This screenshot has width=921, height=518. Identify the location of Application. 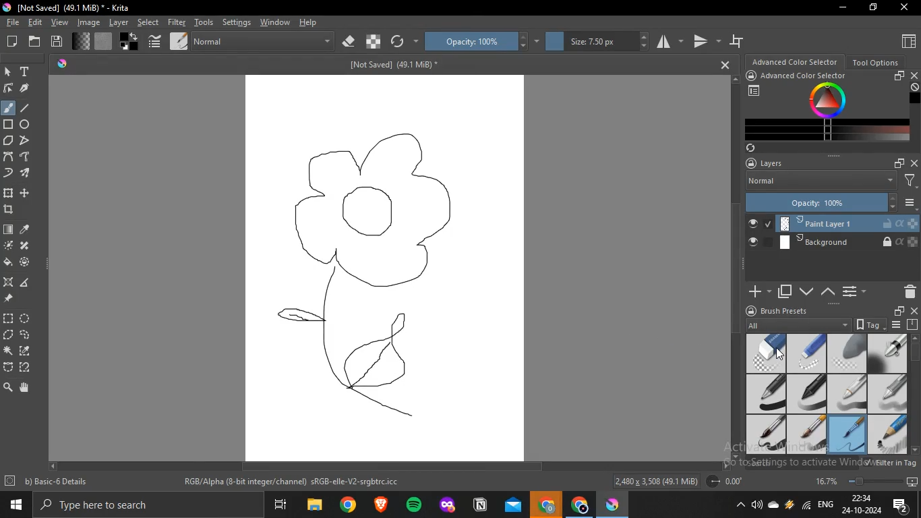
(382, 504).